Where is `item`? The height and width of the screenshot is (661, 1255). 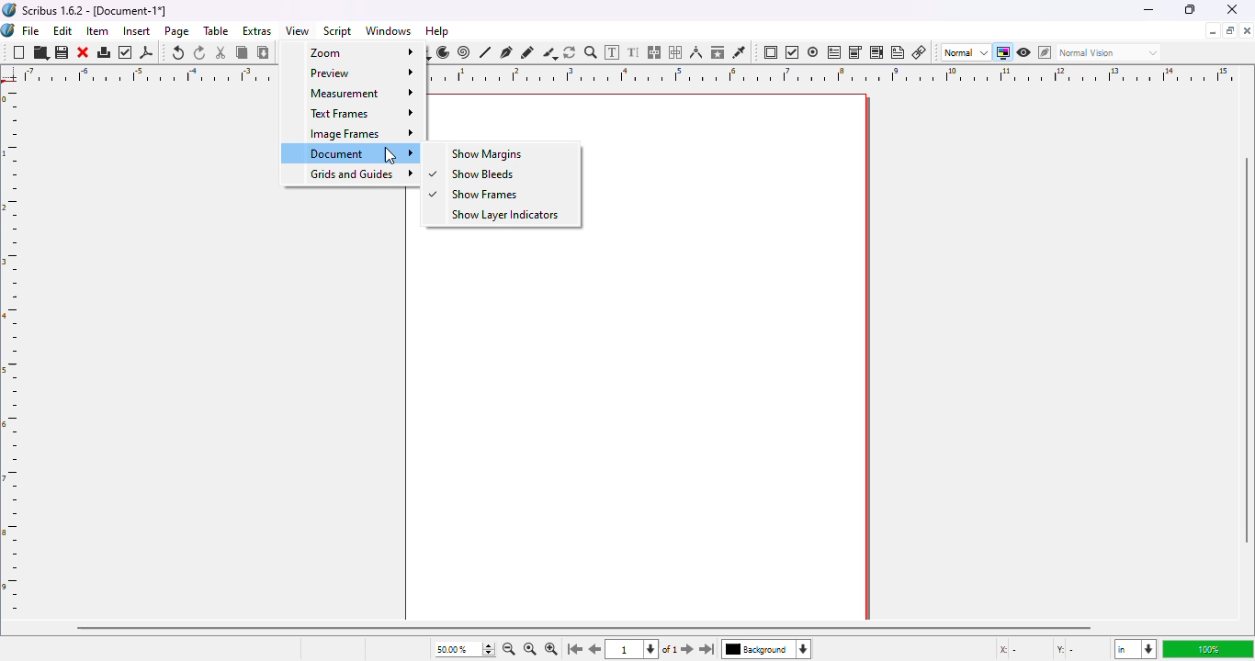 item is located at coordinates (98, 31).